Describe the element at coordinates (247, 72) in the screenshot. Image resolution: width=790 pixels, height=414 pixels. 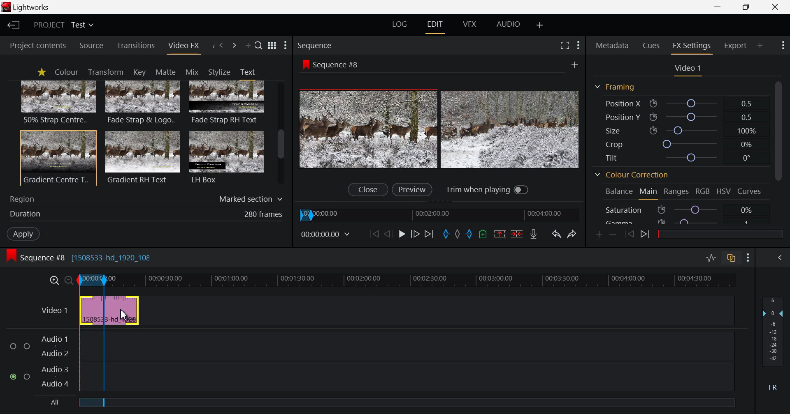
I see `Text` at that location.